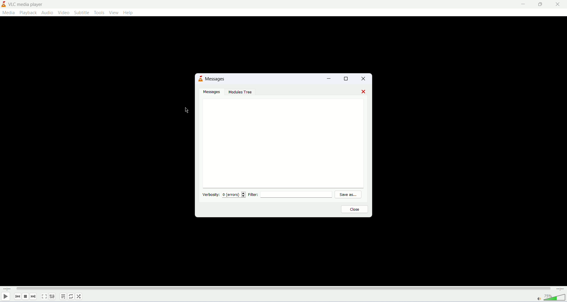 The image size is (567, 302). What do you see at coordinates (28, 13) in the screenshot?
I see `playback` at bounding box center [28, 13].